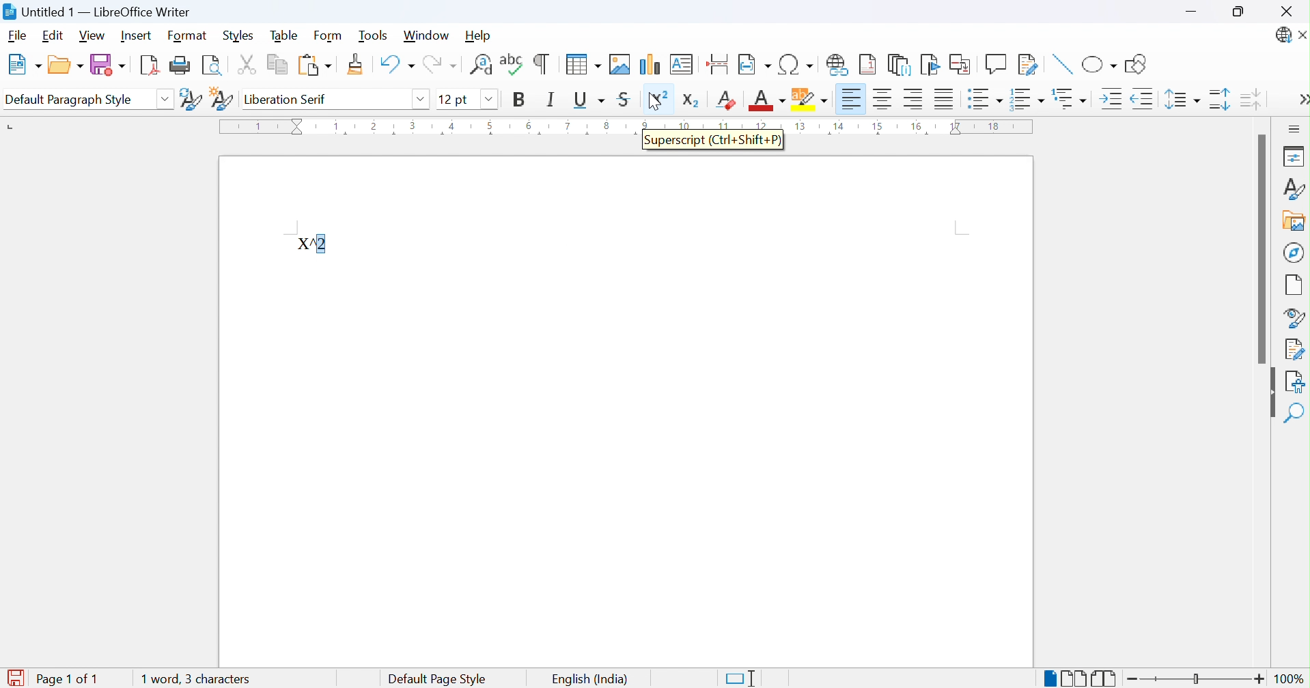 This screenshot has width=1310, height=688. I want to click on Justified, so click(947, 99).